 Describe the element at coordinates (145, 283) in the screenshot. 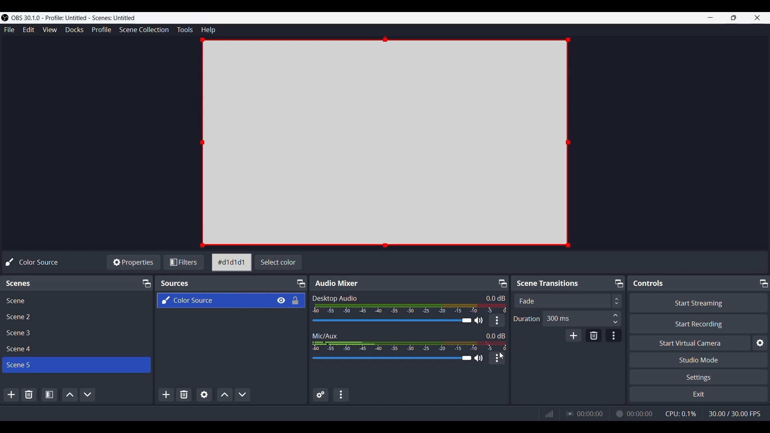

I see `Maximize` at that location.